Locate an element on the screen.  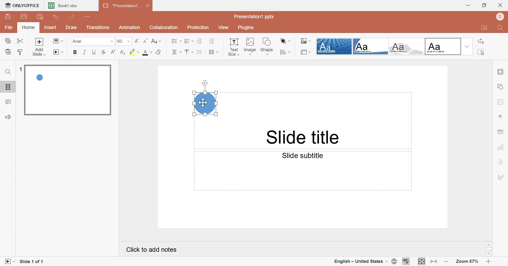
Quick print is located at coordinates (40, 17).